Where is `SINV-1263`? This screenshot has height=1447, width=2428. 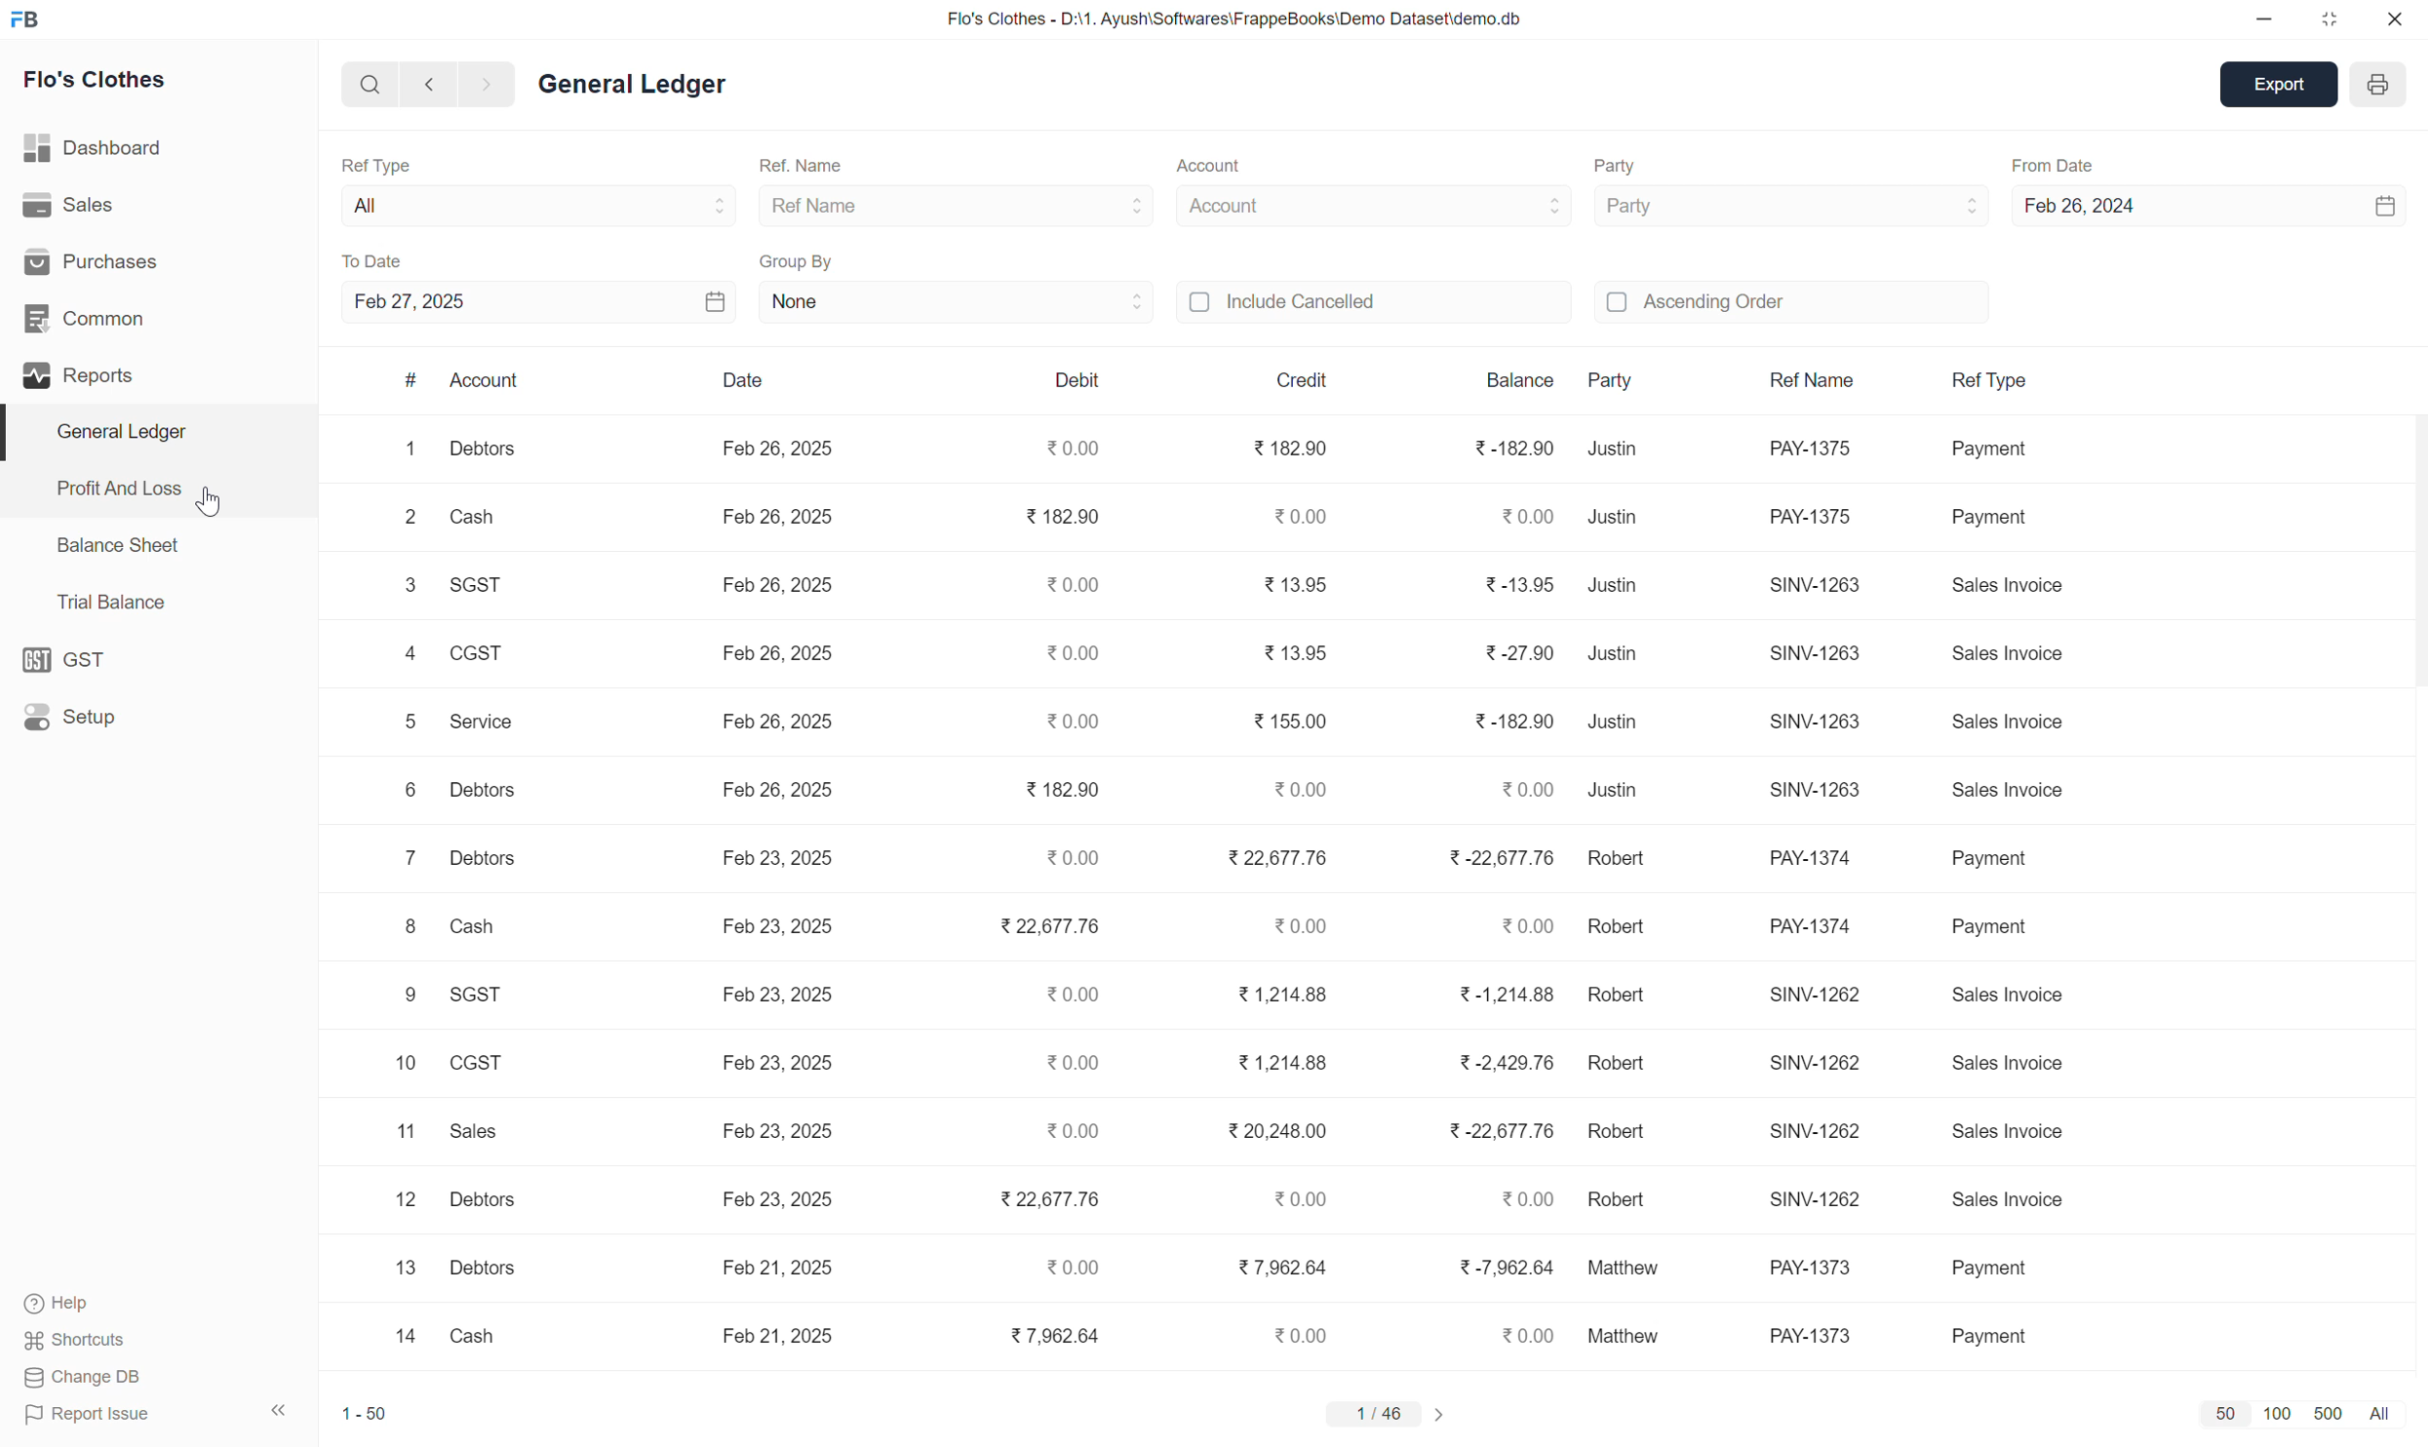 SINV-1263 is located at coordinates (1824, 652).